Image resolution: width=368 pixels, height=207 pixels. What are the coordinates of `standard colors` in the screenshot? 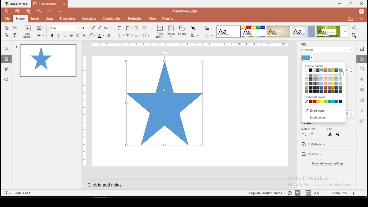 It's located at (324, 101).